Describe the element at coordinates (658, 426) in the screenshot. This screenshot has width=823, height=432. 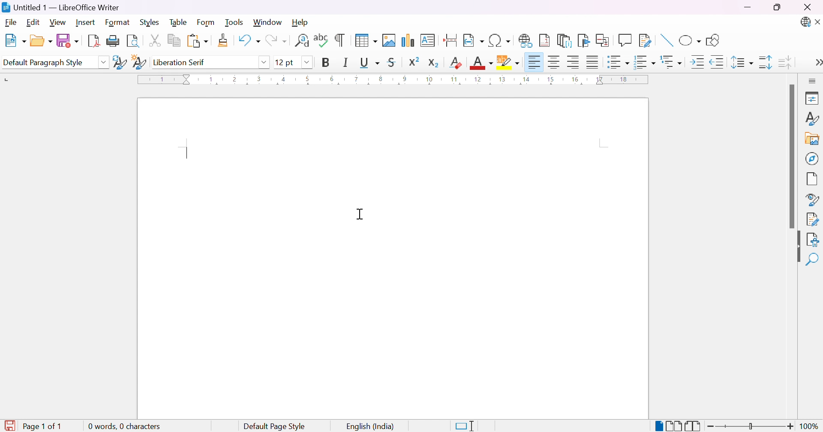
I see `Single-page break` at that location.